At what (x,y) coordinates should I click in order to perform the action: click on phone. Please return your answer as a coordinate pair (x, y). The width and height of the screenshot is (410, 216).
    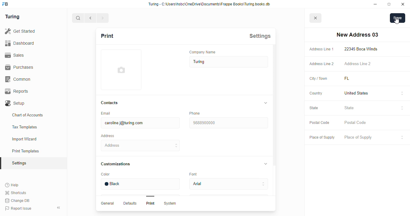
    Looking at the image, I should click on (194, 113).